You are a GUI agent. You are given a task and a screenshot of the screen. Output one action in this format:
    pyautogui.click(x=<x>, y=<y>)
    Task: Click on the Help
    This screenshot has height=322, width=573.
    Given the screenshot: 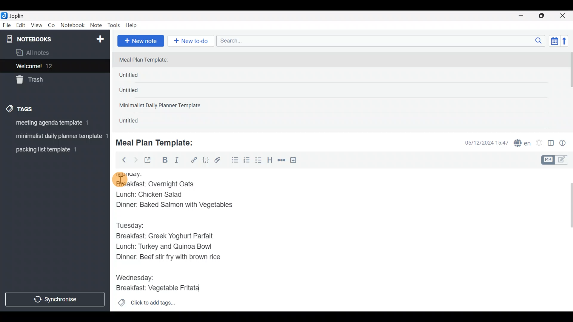 What is the action you would take?
    pyautogui.click(x=133, y=24)
    